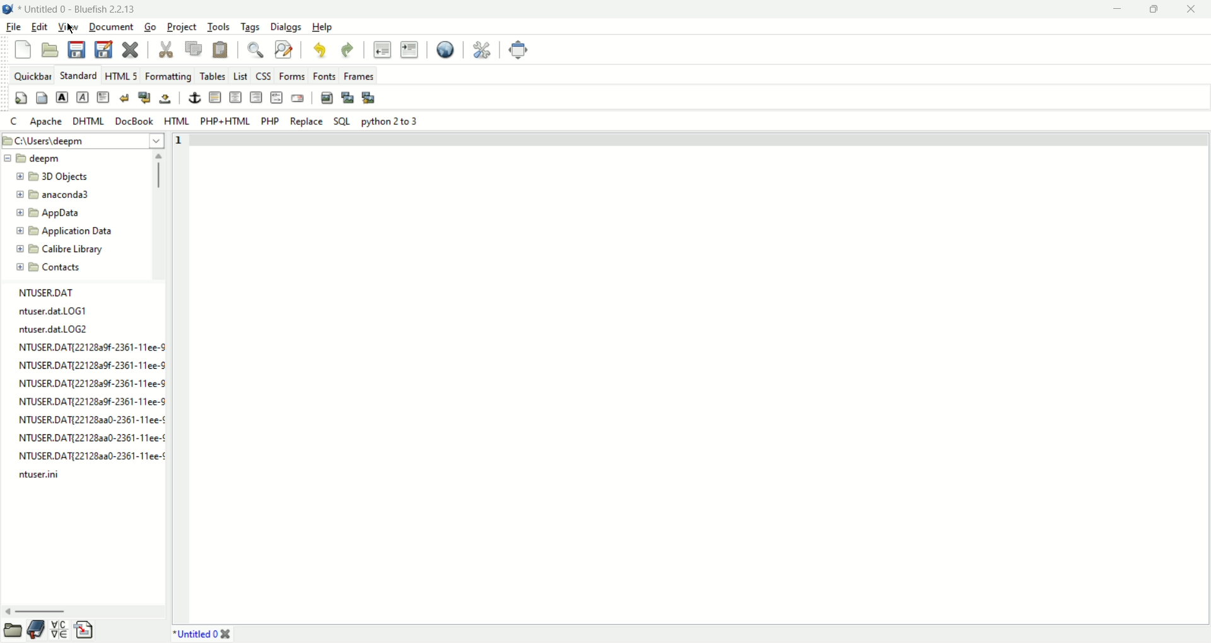 This screenshot has width=1211, height=643. Describe the element at coordinates (82, 97) in the screenshot. I see `emphasis` at that location.